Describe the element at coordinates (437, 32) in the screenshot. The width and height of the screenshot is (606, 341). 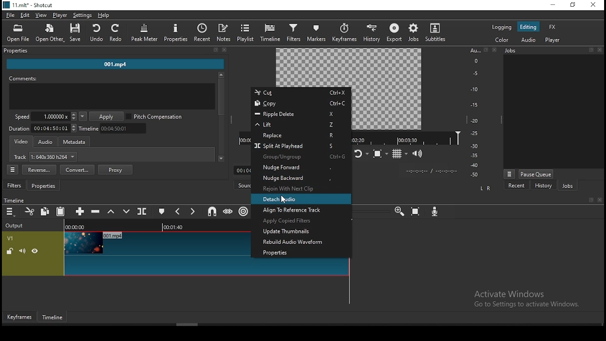
I see `subtitles` at that location.